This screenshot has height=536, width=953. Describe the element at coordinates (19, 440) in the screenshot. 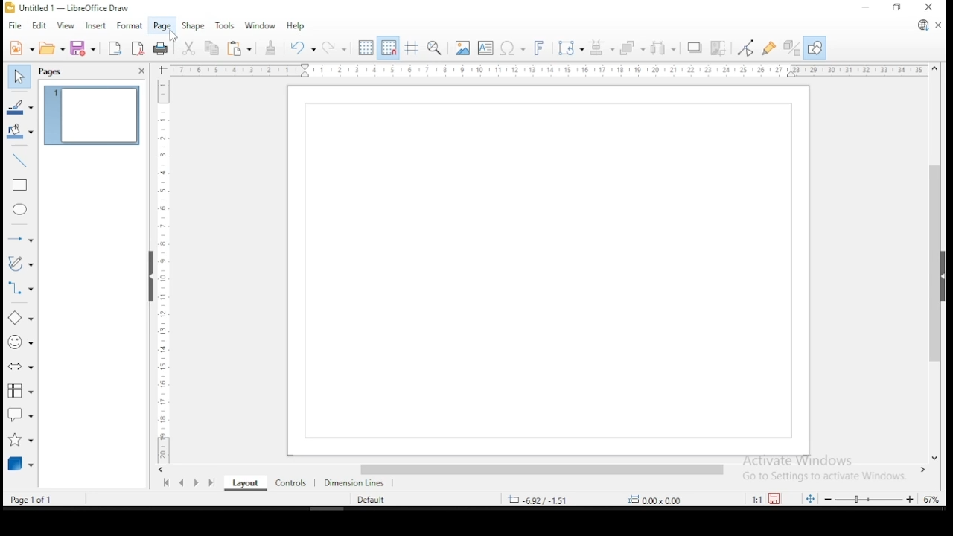

I see `stars and banners` at that location.